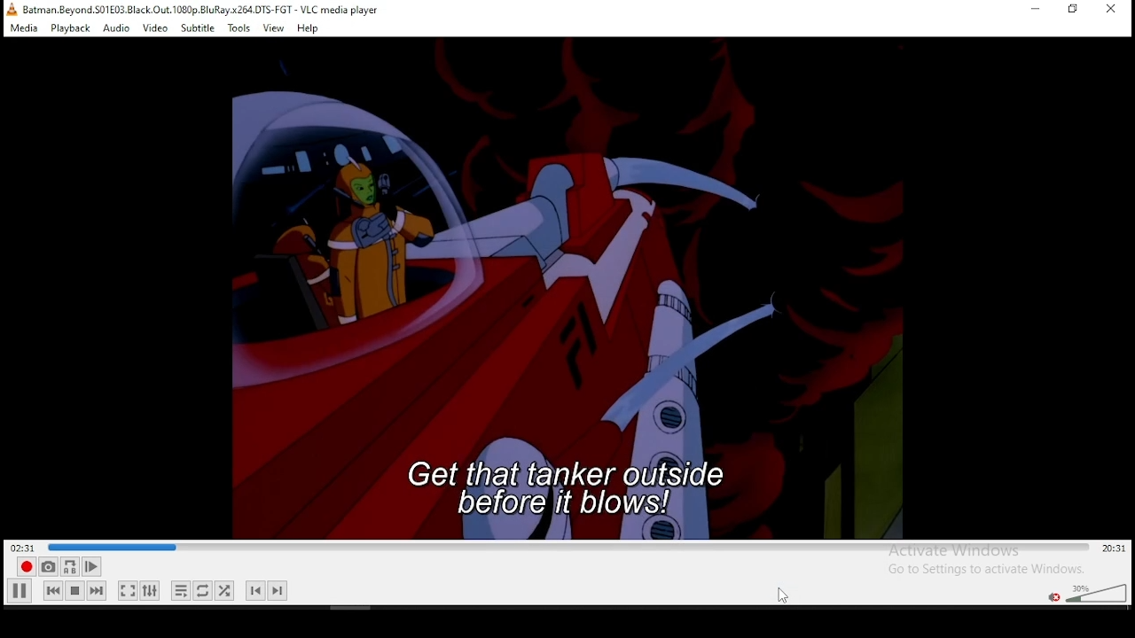 This screenshot has width=1135, height=638. What do you see at coordinates (239, 29) in the screenshot?
I see `tools` at bounding box center [239, 29].